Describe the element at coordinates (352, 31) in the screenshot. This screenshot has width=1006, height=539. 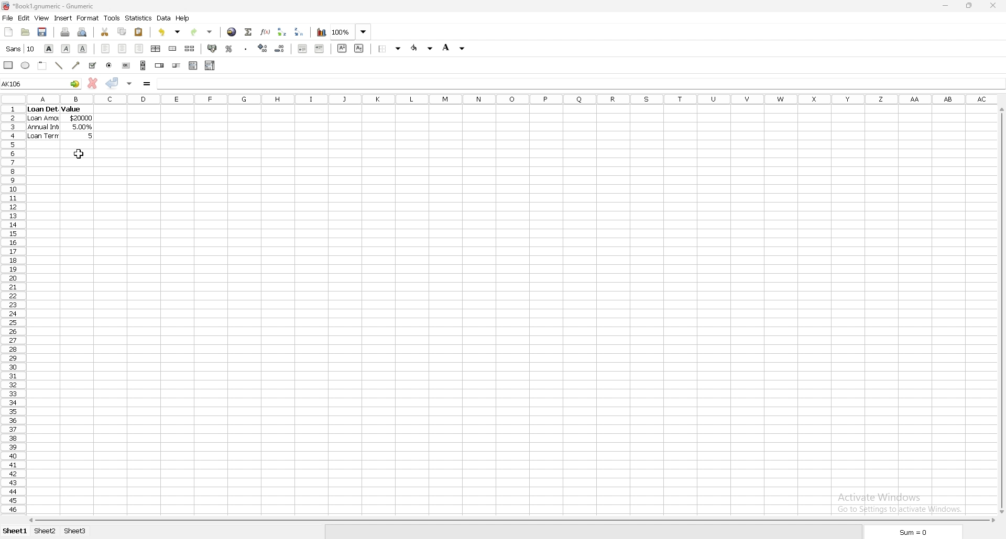
I see `zoom` at that location.